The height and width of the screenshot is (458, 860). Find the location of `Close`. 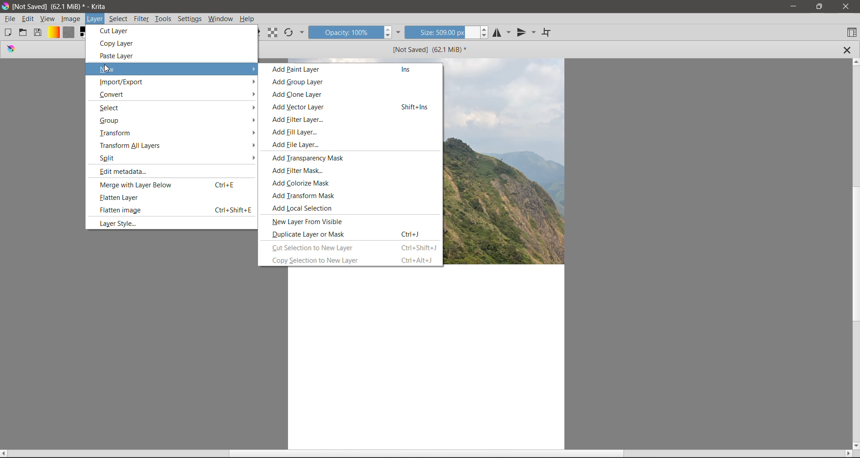

Close is located at coordinates (847, 7).